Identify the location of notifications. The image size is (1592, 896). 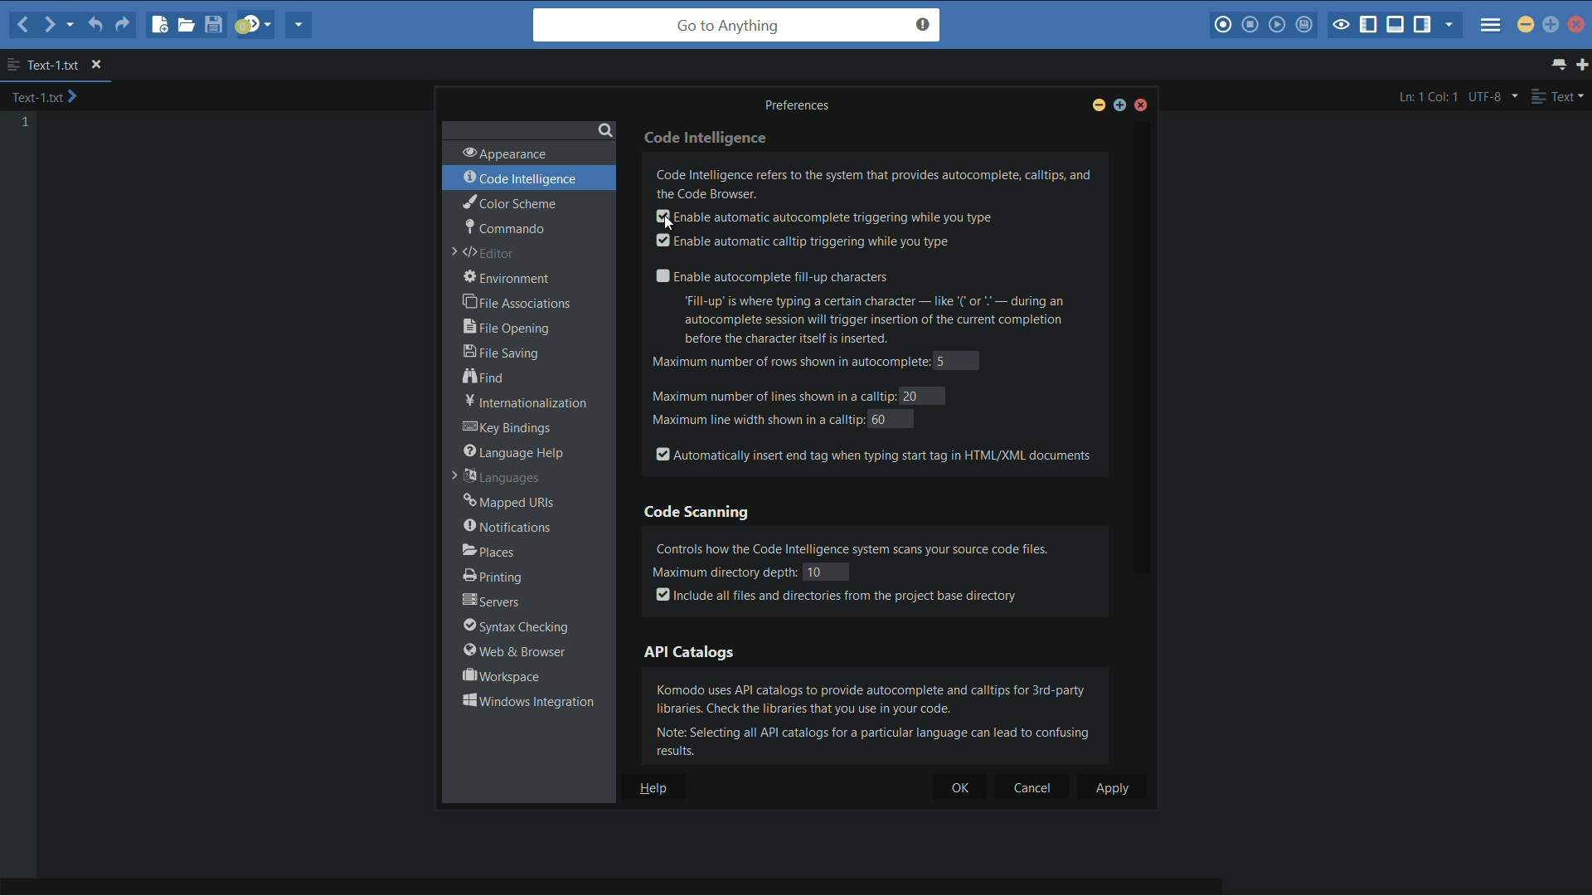
(507, 527).